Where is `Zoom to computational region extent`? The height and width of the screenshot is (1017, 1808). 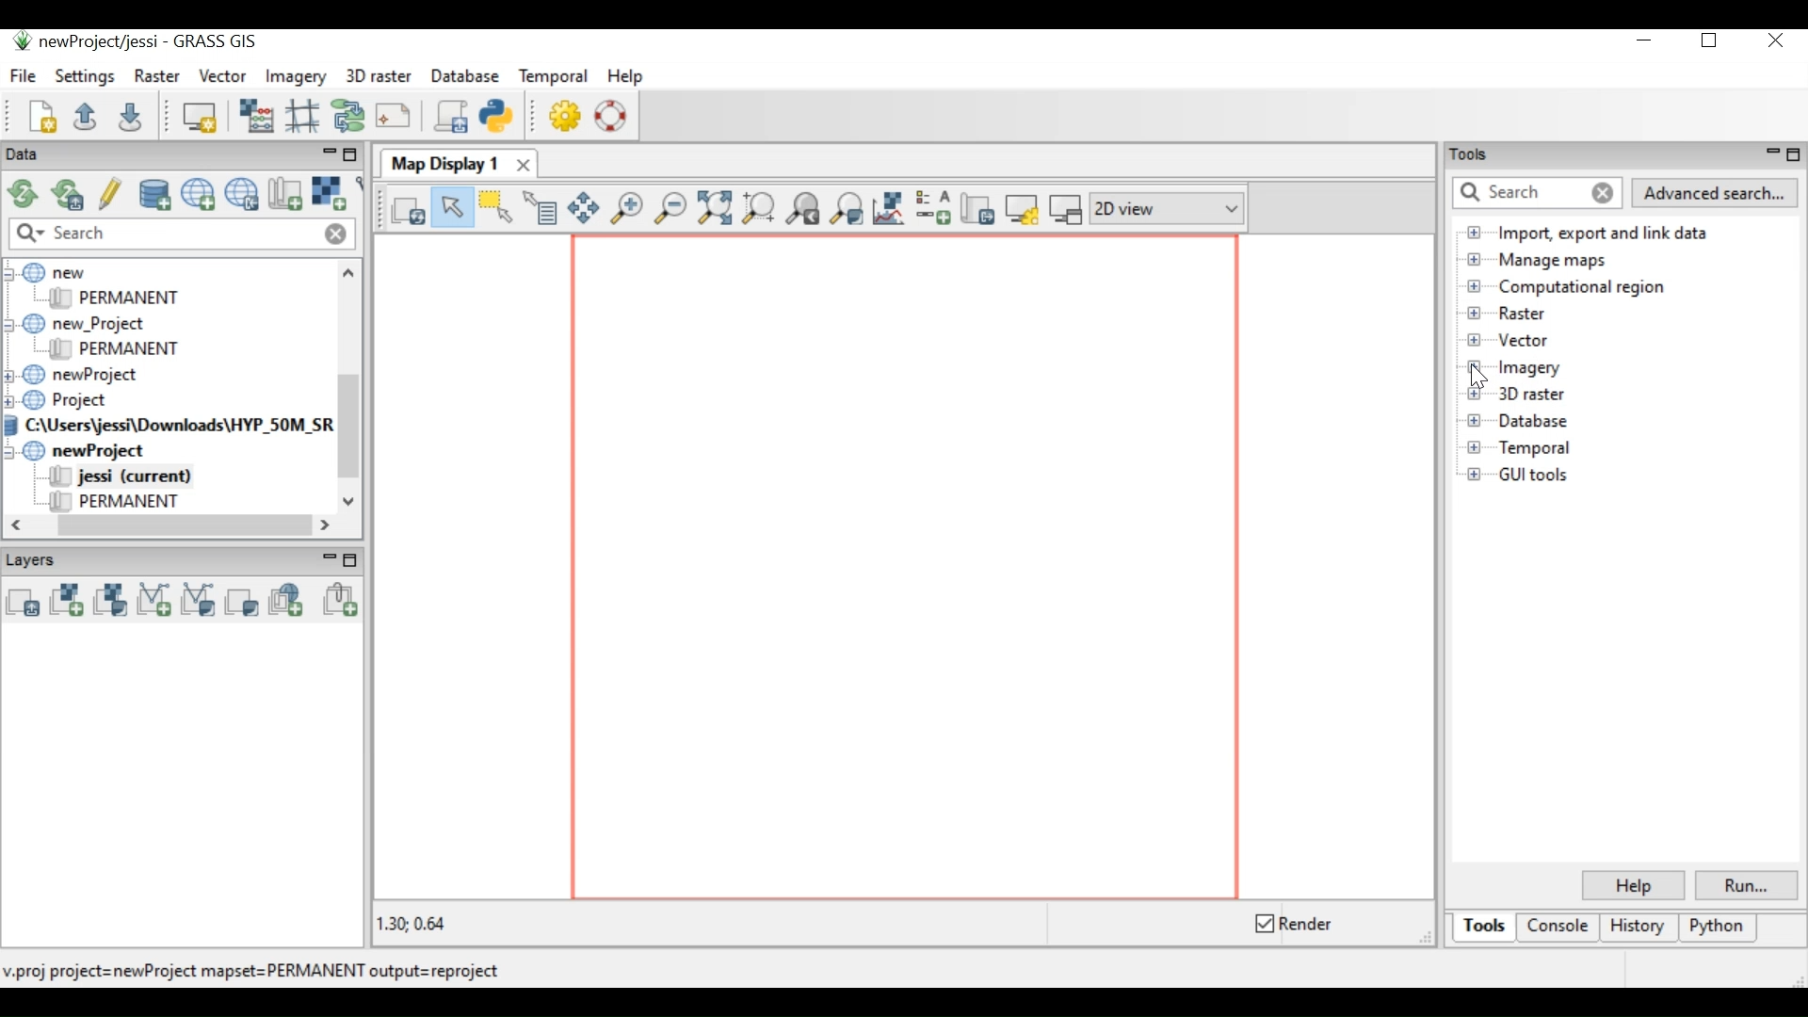 Zoom to computational region extent is located at coordinates (759, 208).